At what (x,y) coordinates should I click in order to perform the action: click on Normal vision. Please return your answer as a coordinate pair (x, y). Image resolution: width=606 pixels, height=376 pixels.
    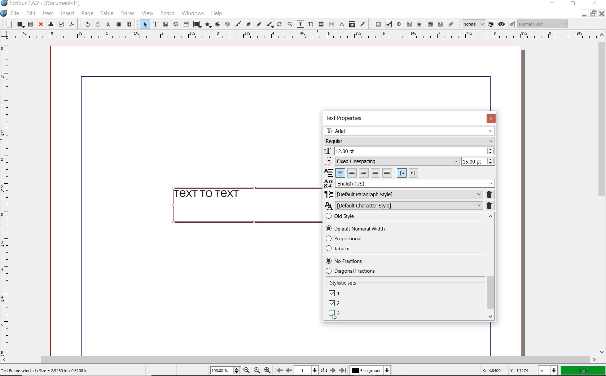
    Looking at the image, I should click on (543, 24).